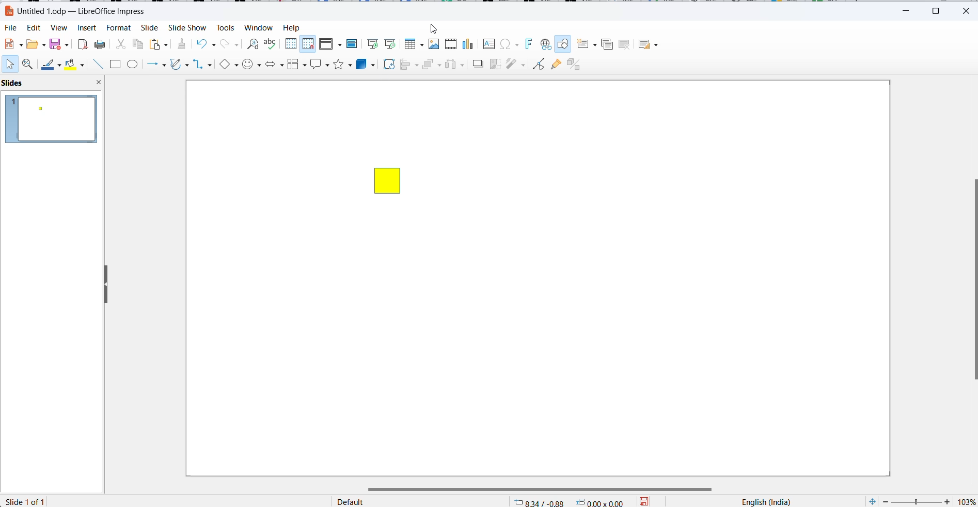  What do you see at coordinates (564, 45) in the screenshot?
I see `Show draw functions` at bounding box center [564, 45].